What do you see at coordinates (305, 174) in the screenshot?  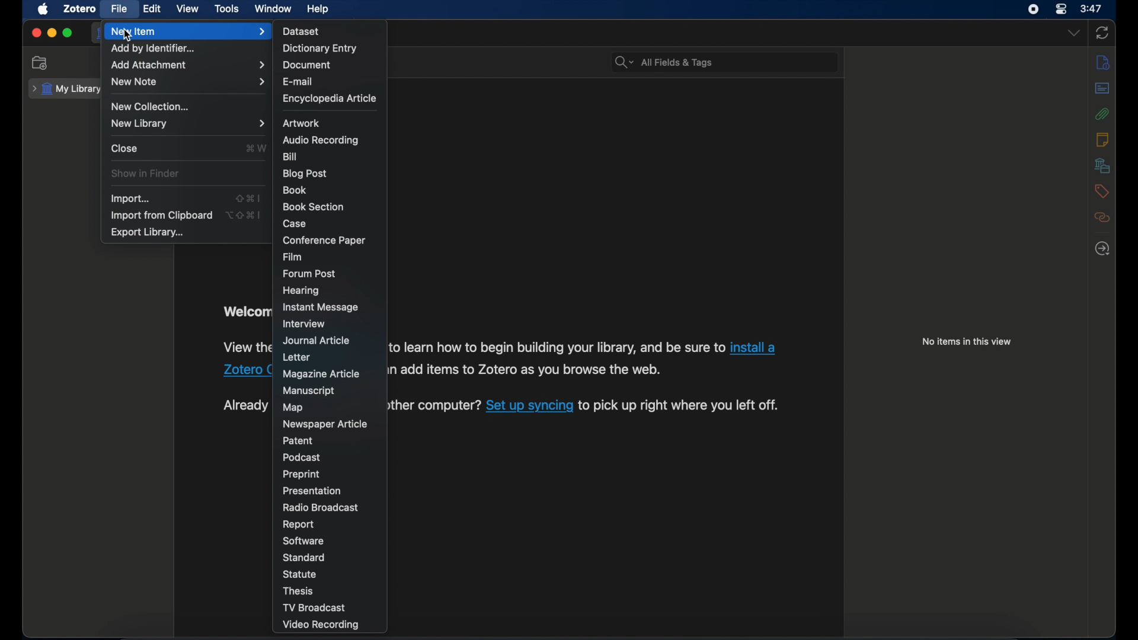 I see `blog post` at bounding box center [305, 174].